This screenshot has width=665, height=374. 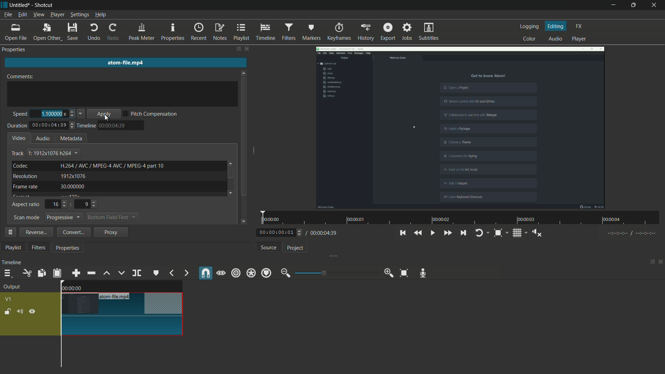 What do you see at coordinates (173, 31) in the screenshot?
I see `properties` at bounding box center [173, 31].